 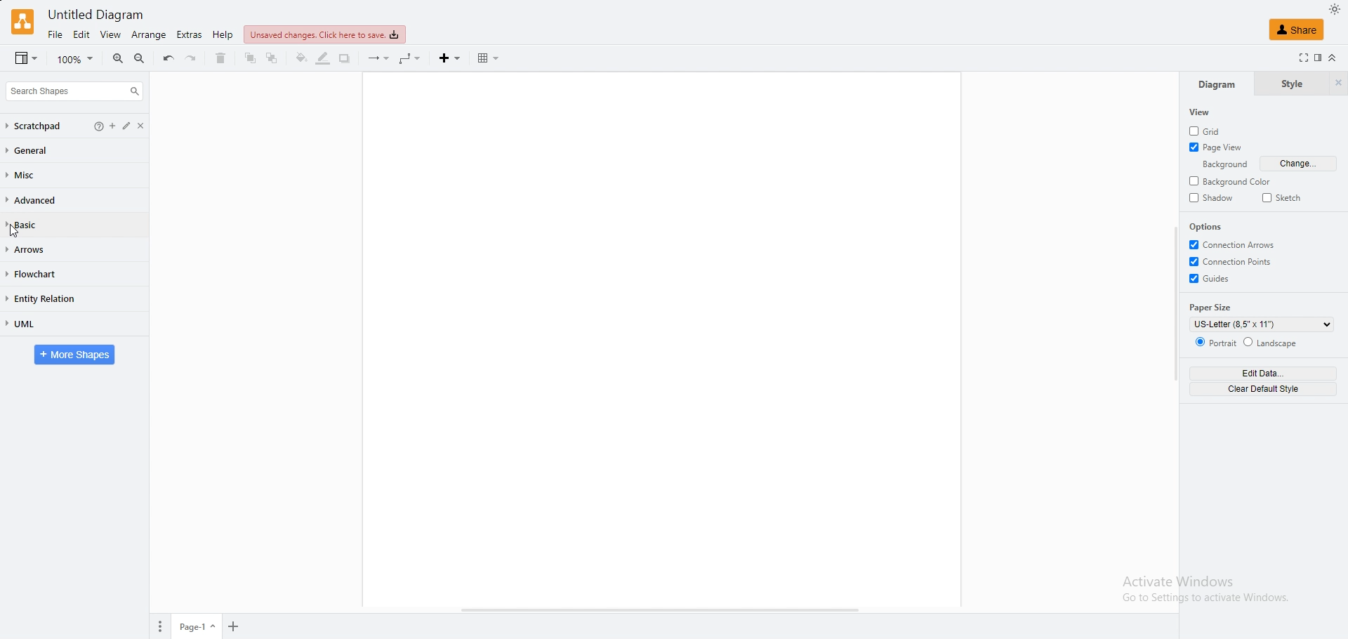 I want to click on hide, so click(x=1337, y=84).